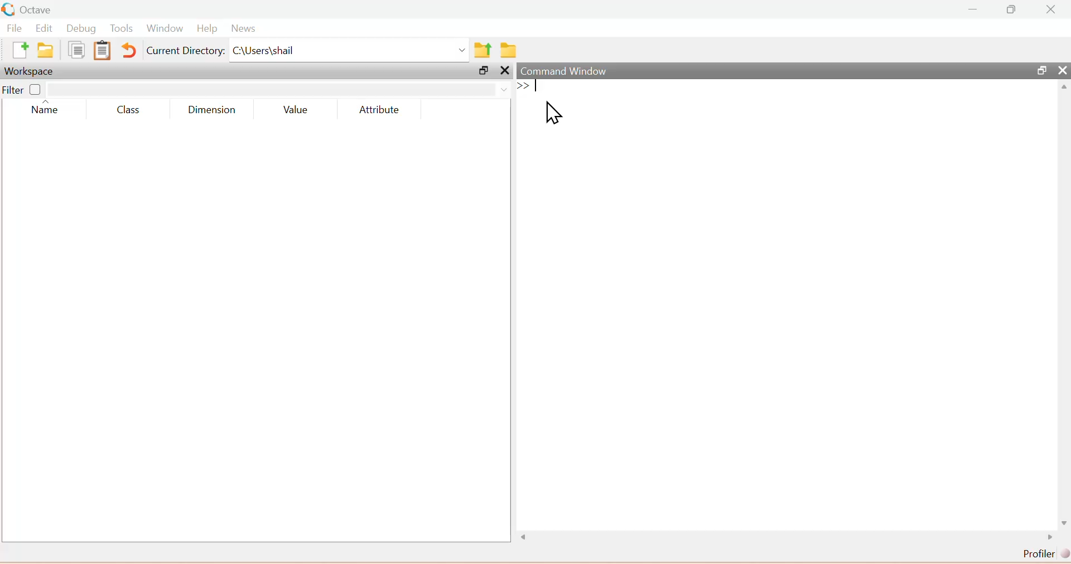 Image resolution: width=1071 pixels, height=564 pixels. I want to click on Profiler, so click(1044, 554).